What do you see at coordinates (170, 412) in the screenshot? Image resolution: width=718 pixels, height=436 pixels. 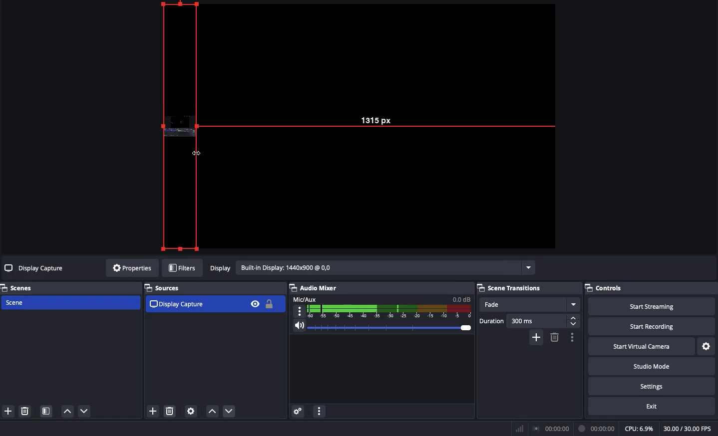 I see `Delete` at bounding box center [170, 412].